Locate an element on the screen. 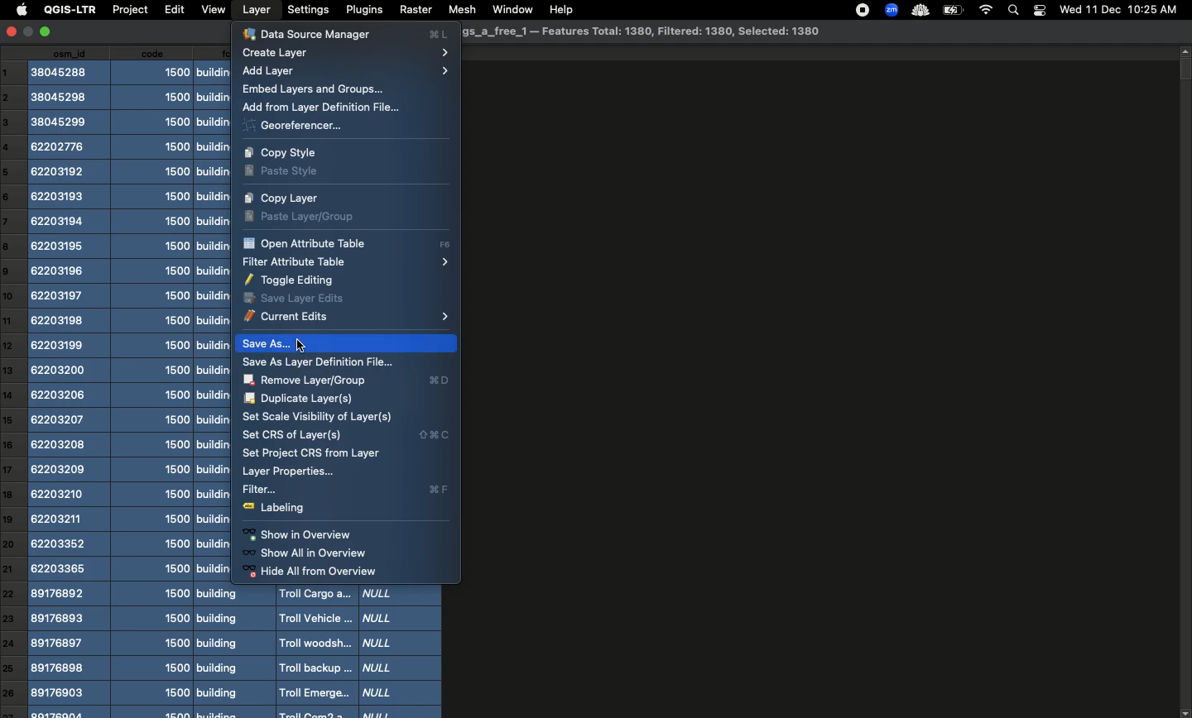 The width and height of the screenshot is (1192, 718). Data source manager is located at coordinates (346, 33).